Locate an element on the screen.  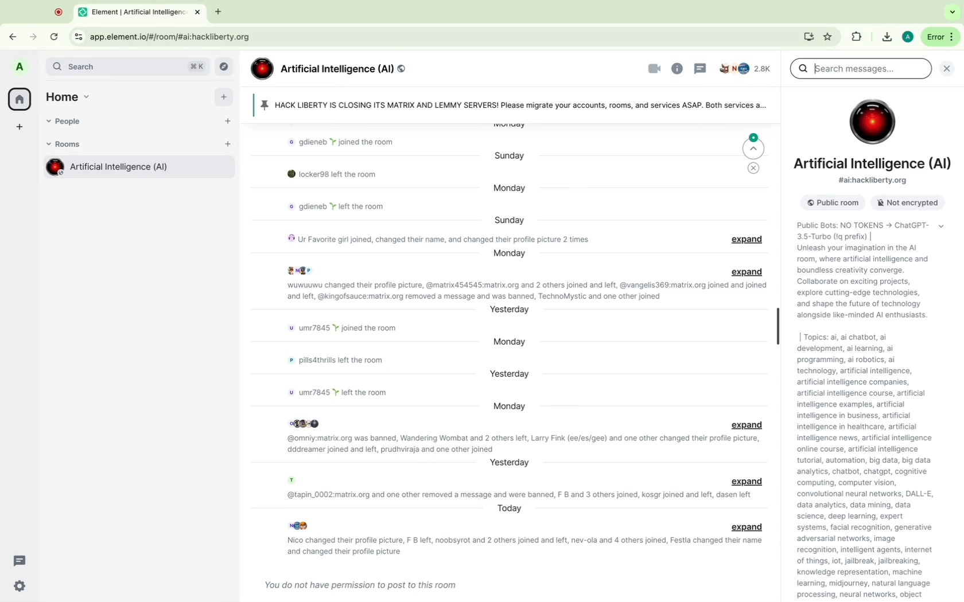
message is located at coordinates (358, 583).